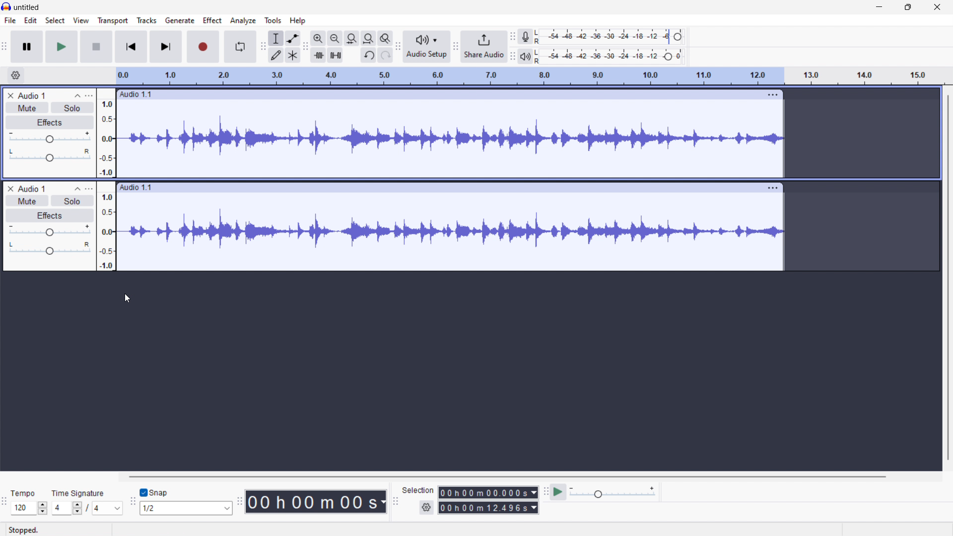 The width and height of the screenshot is (953, 536). Describe the element at coordinates (455, 47) in the screenshot. I see `playback meter toolbar` at that location.